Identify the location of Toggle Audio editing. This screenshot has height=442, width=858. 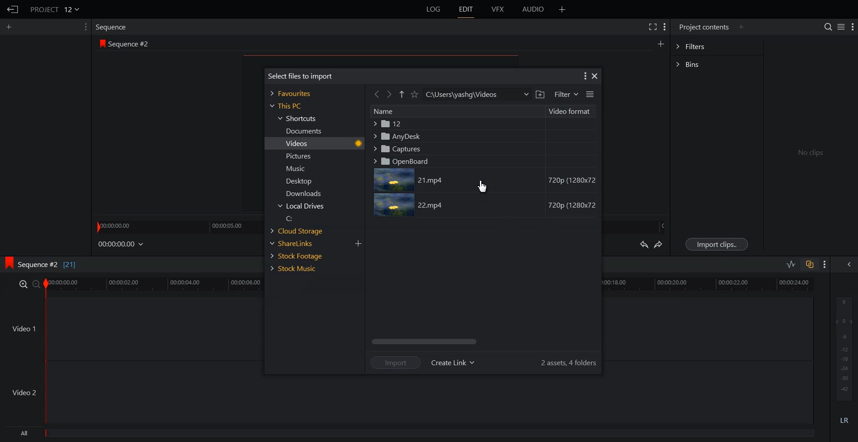
(791, 264).